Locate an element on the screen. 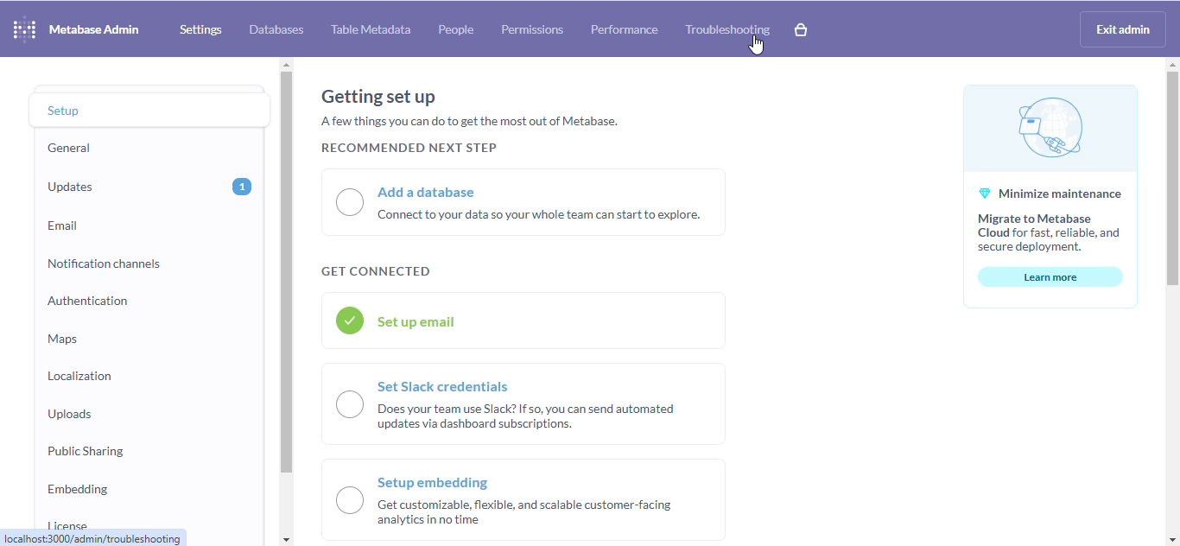  settings is located at coordinates (200, 30).